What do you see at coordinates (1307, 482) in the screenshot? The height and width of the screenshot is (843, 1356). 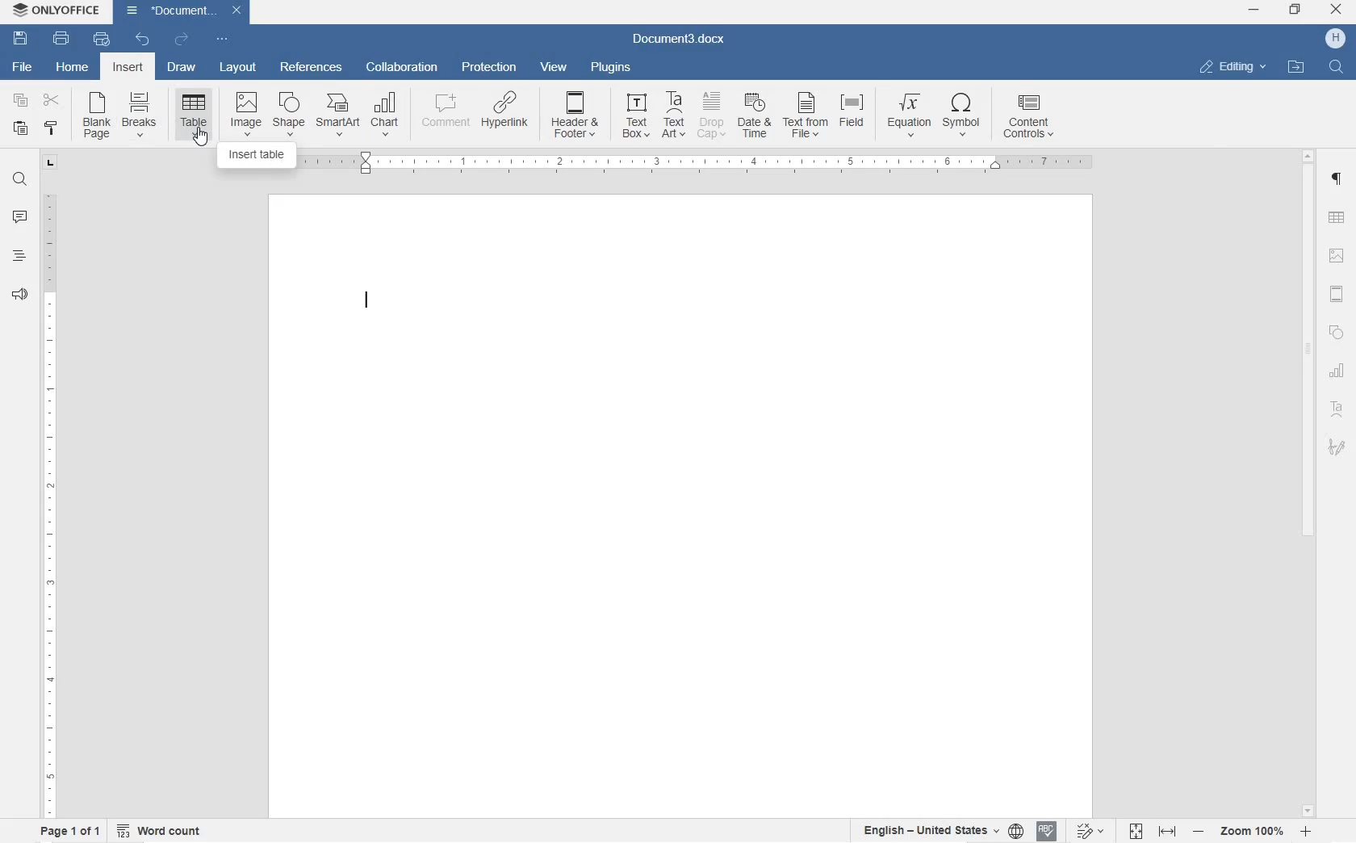 I see `SCROLLBAR` at bounding box center [1307, 482].